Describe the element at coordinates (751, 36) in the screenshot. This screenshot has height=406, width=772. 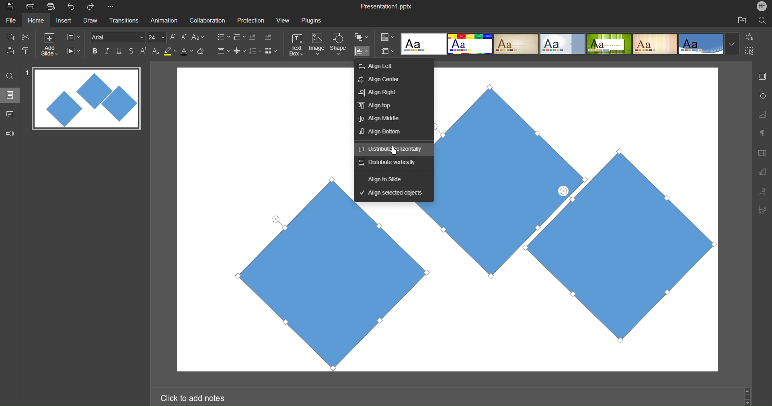
I see `a to b` at that location.